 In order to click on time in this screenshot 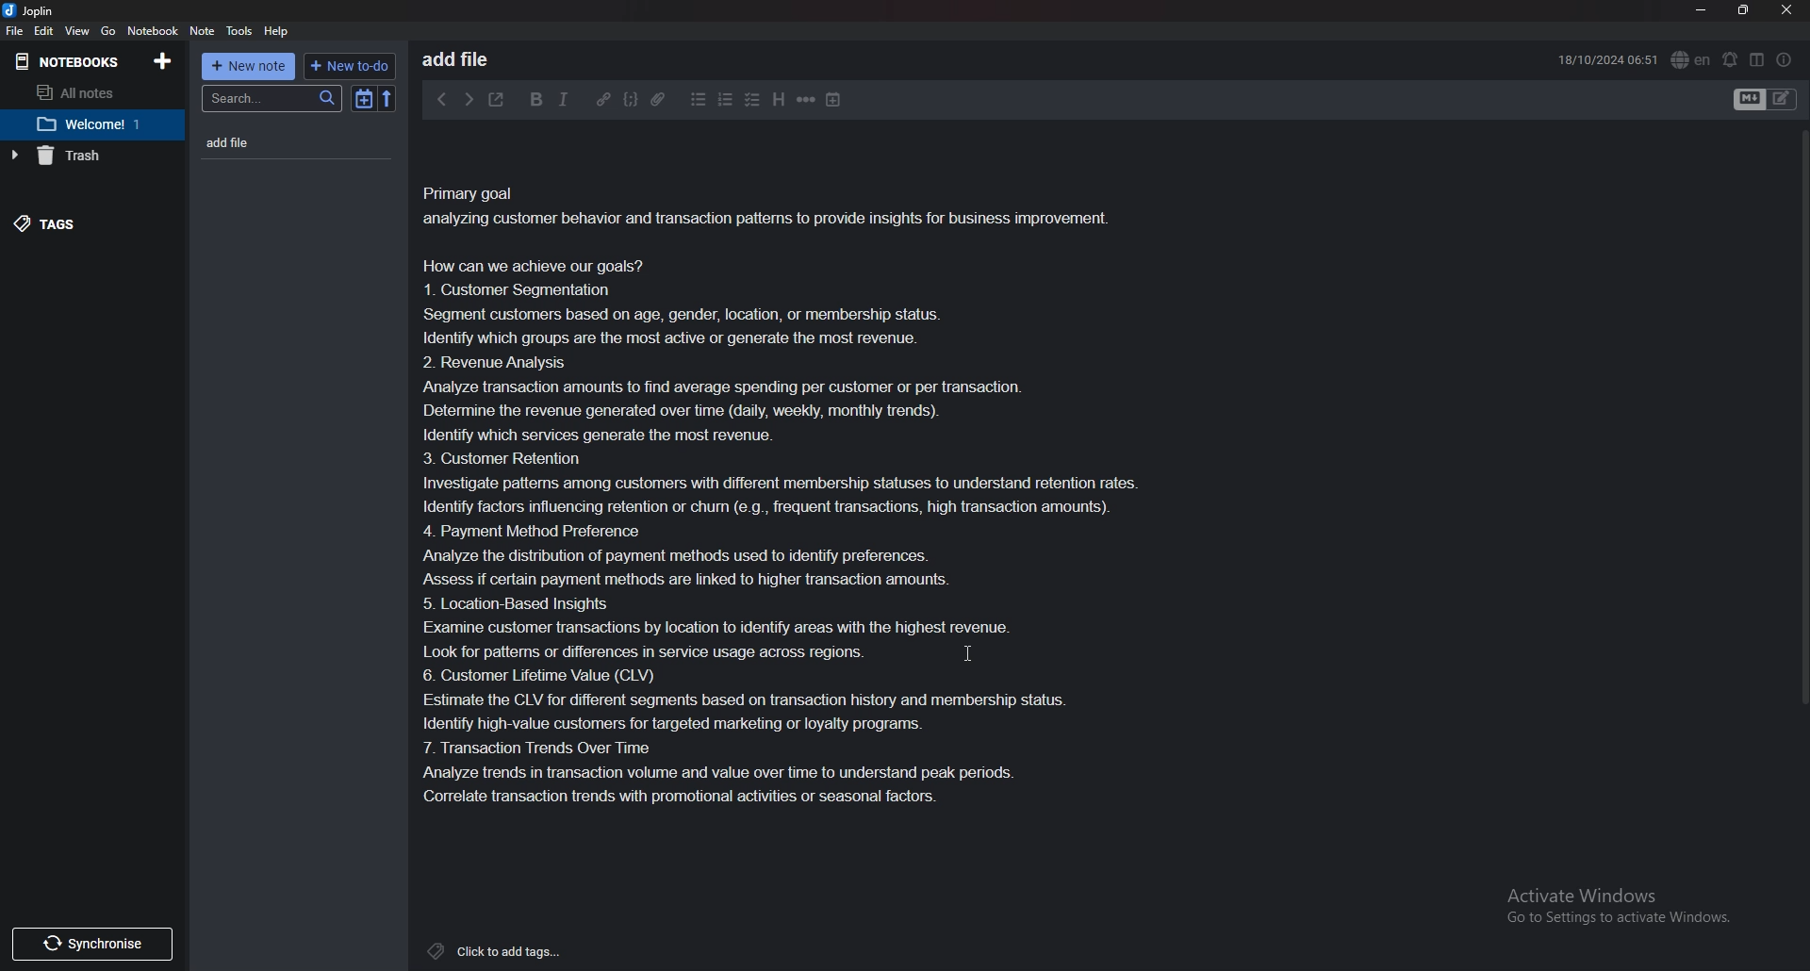, I will do `click(1605, 58)`.